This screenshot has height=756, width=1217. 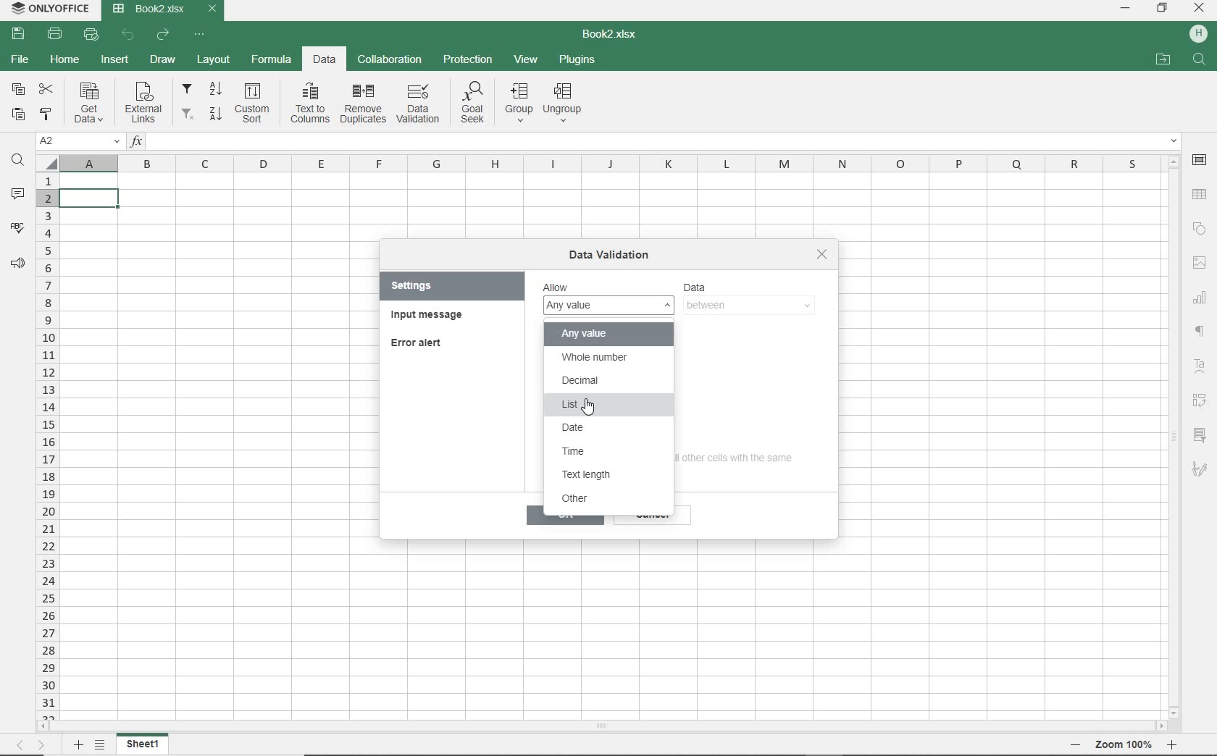 What do you see at coordinates (214, 59) in the screenshot?
I see `LAYOUT` at bounding box center [214, 59].